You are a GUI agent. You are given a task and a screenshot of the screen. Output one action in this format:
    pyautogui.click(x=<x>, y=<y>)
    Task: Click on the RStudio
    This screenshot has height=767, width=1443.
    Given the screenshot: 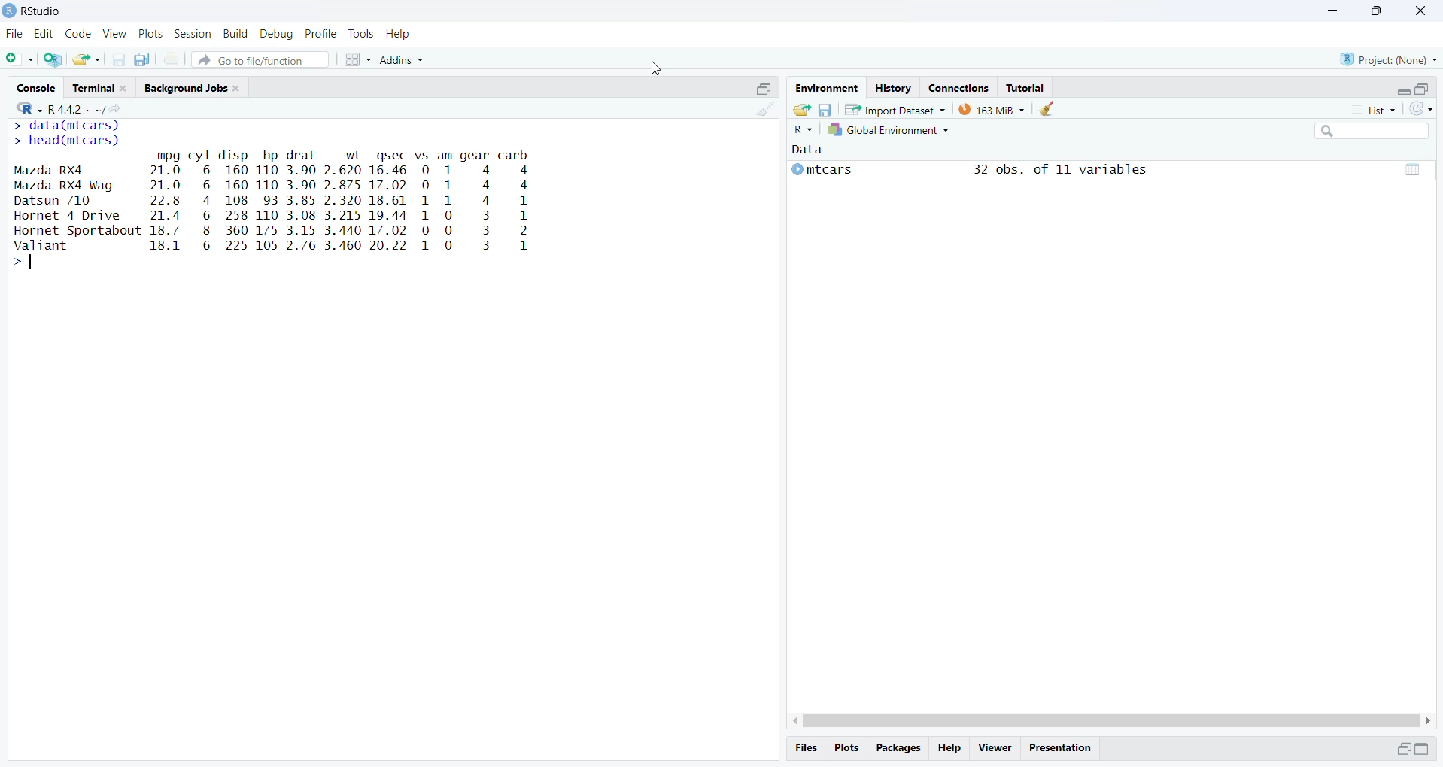 What is the action you would take?
    pyautogui.click(x=44, y=11)
    